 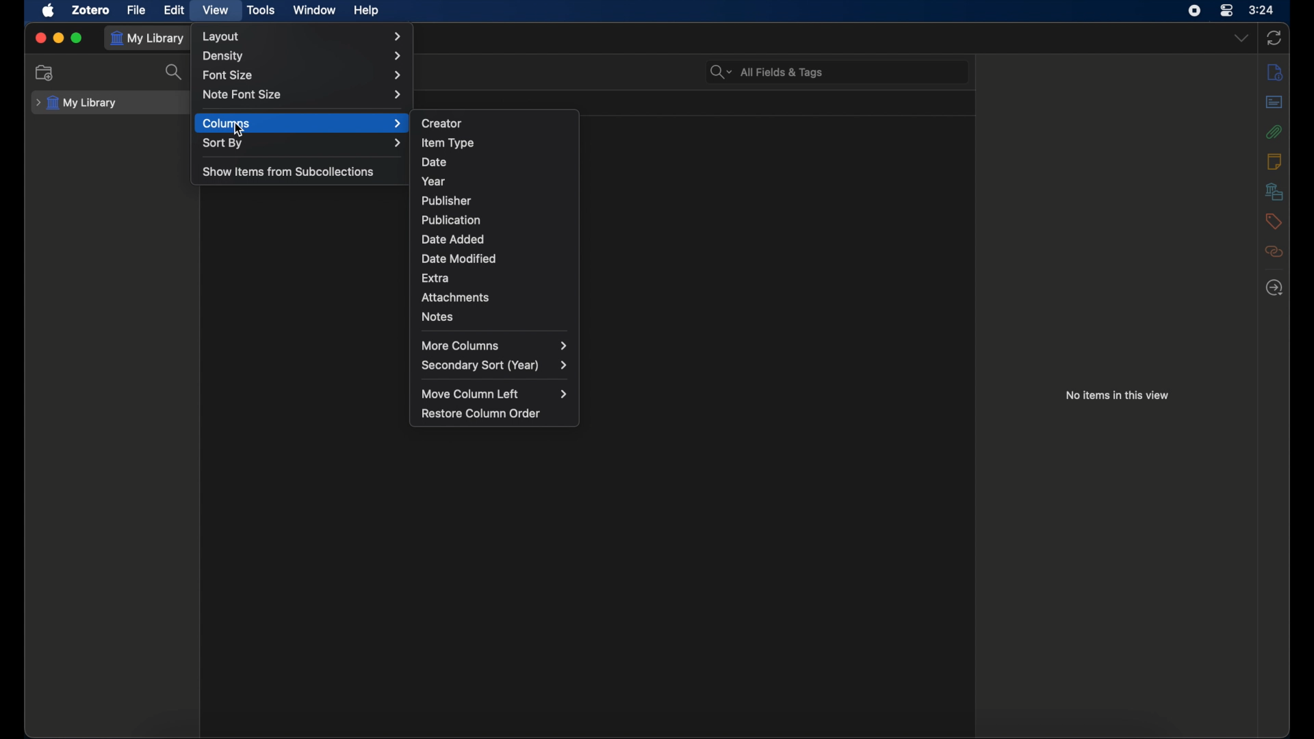 I want to click on show items from subcollections, so click(x=289, y=172).